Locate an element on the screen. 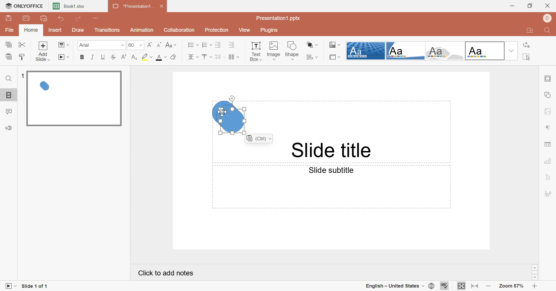  Highlight color is located at coordinates (147, 56).